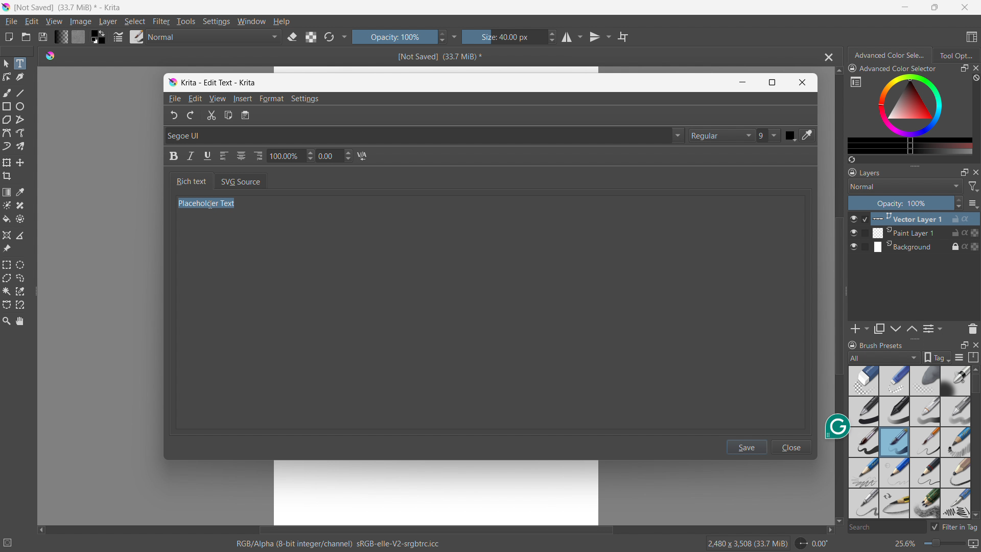  Describe the element at coordinates (861, 503) in the screenshot. I see `pencil` at that location.